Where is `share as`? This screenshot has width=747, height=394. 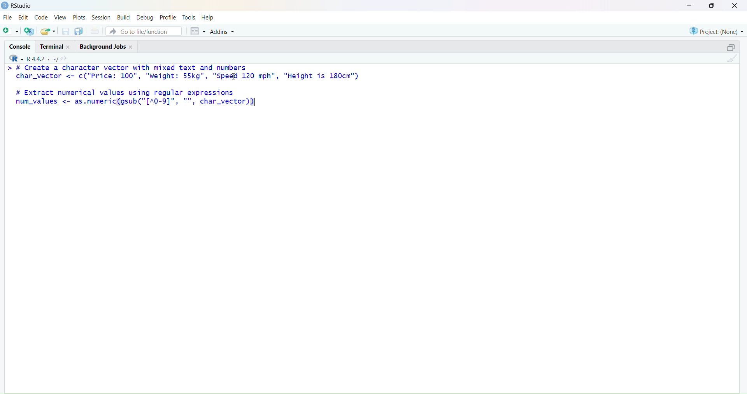
share as is located at coordinates (48, 31).